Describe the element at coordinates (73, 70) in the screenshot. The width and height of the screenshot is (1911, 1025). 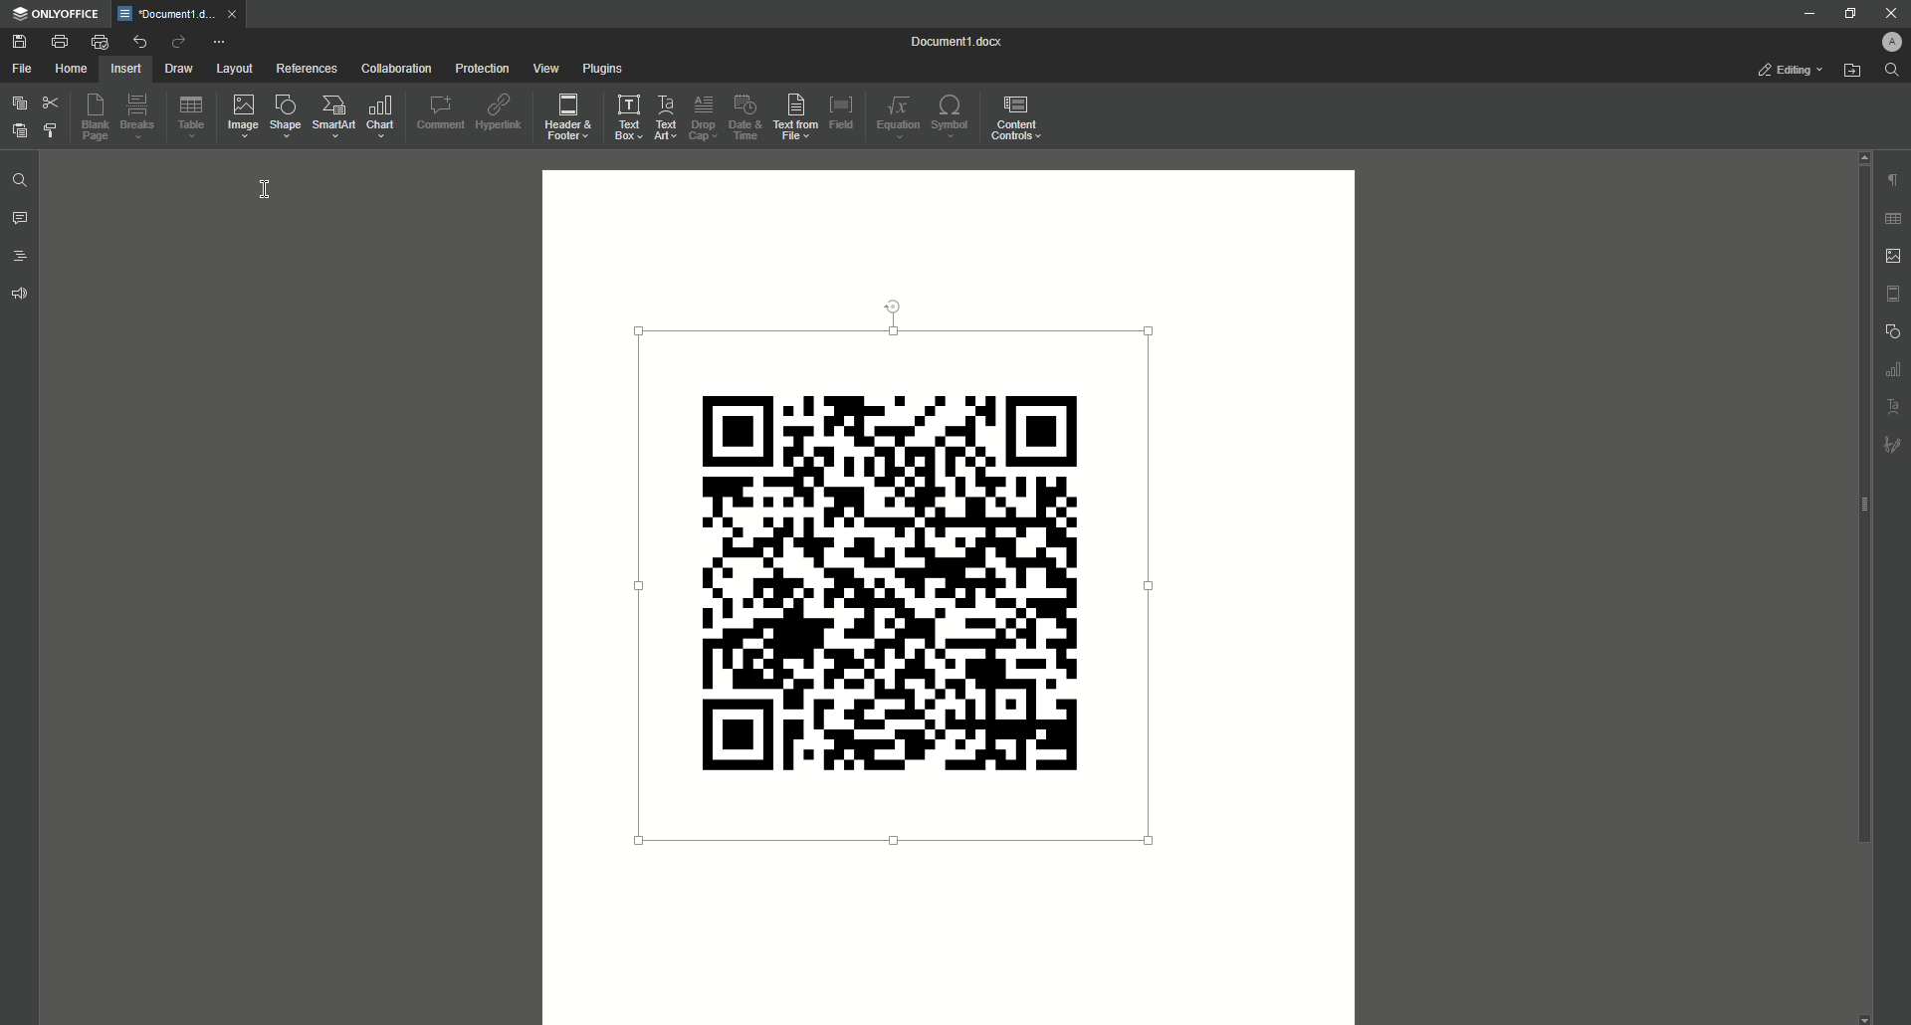
I see `Home` at that location.